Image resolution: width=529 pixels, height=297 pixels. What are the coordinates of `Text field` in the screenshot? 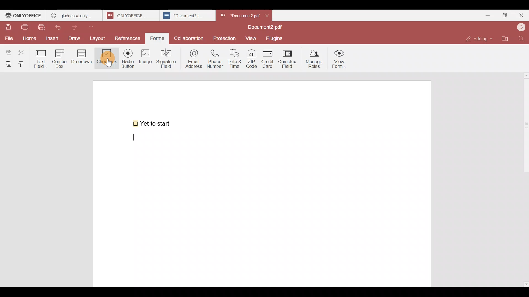 It's located at (42, 57).